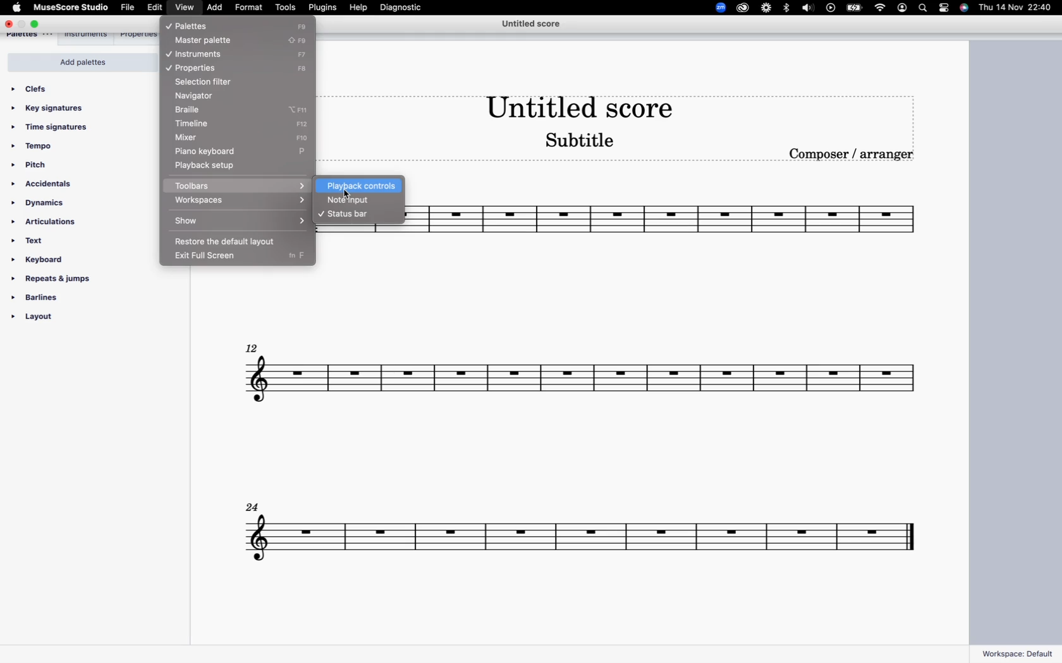 This screenshot has width=1062, height=663. Describe the element at coordinates (204, 25) in the screenshot. I see `palettes` at that location.